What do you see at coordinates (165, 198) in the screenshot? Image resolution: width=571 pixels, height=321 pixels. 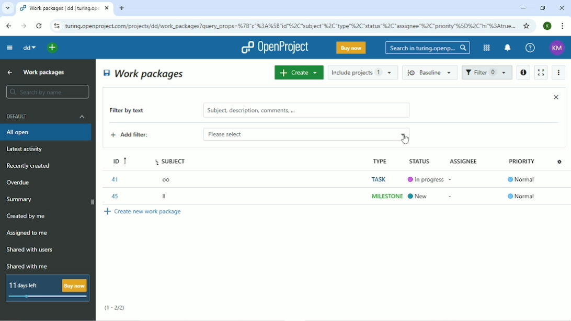 I see `ll` at bounding box center [165, 198].